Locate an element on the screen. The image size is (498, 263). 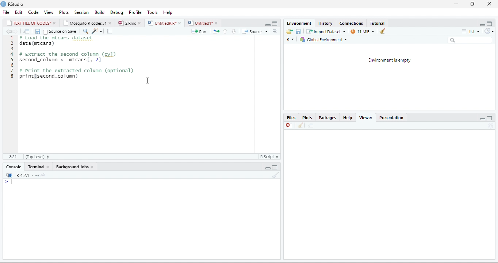
minimize is located at coordinates (275, 23).